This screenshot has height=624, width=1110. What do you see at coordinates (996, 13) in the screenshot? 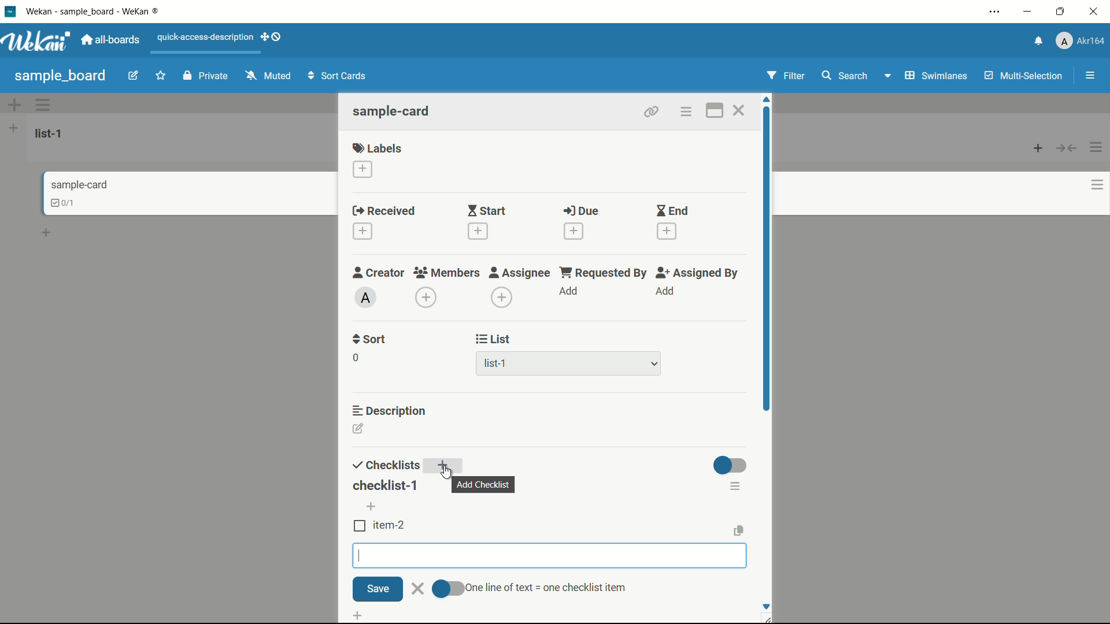
I see `settings and more` at bounding box center [996, 13].